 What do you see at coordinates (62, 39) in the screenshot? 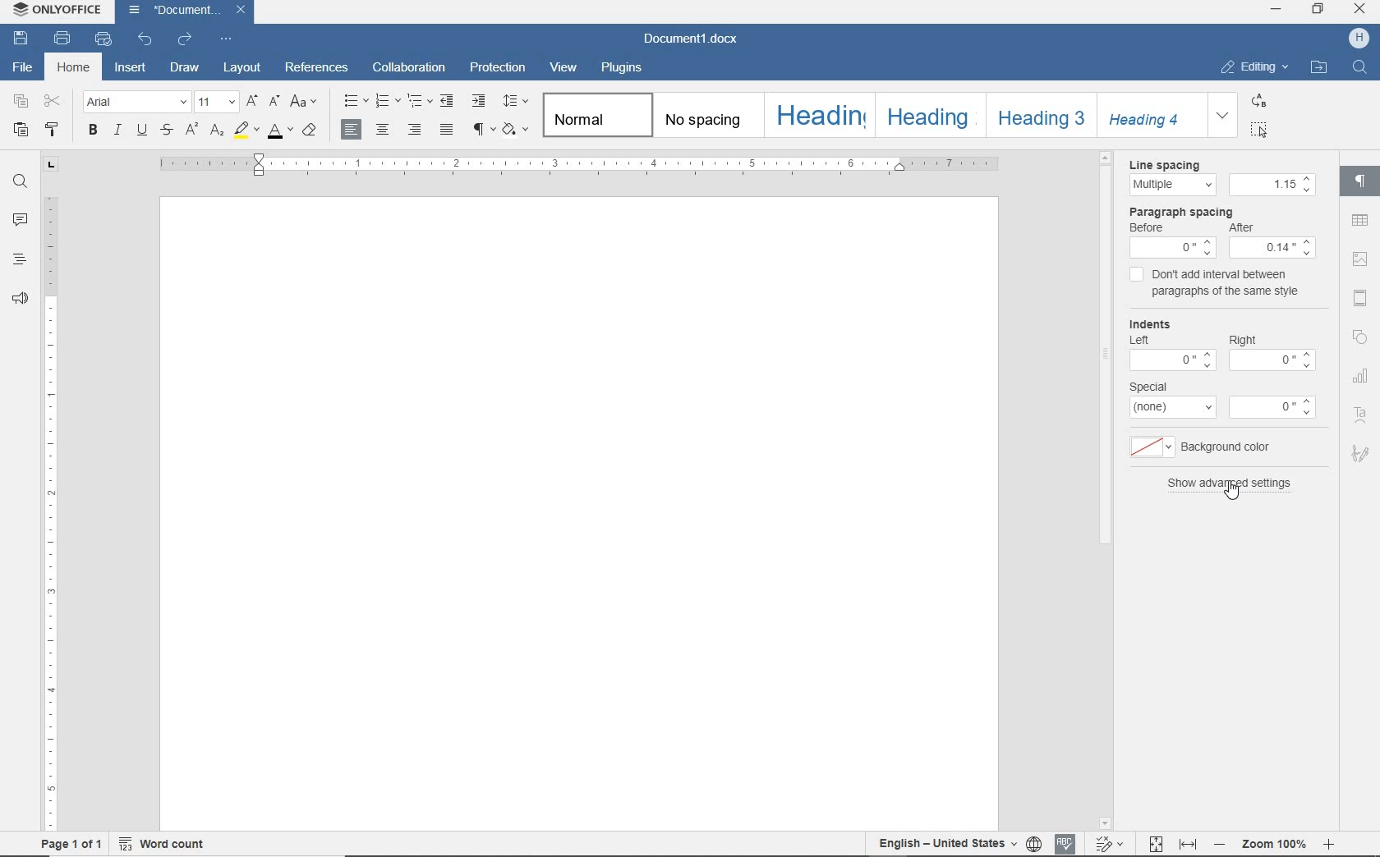
I see `print file` at bounding box center [62, 39].